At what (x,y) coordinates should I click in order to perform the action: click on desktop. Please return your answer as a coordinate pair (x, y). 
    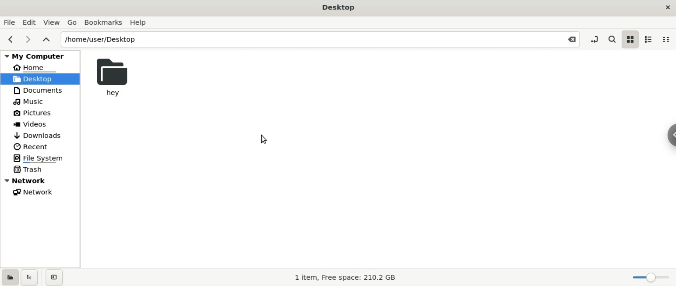
    Looking at the image, I should click on (40, 78).